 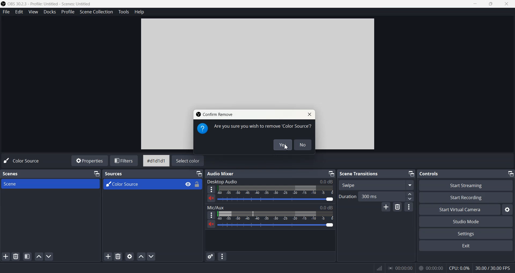 I want to click on Minimize, so click(x=411, y=174).